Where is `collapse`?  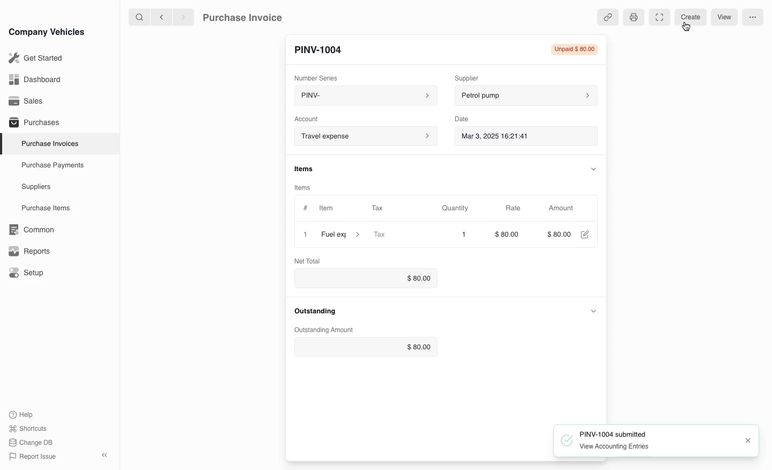
collapse is located at coordinates (594, 168).